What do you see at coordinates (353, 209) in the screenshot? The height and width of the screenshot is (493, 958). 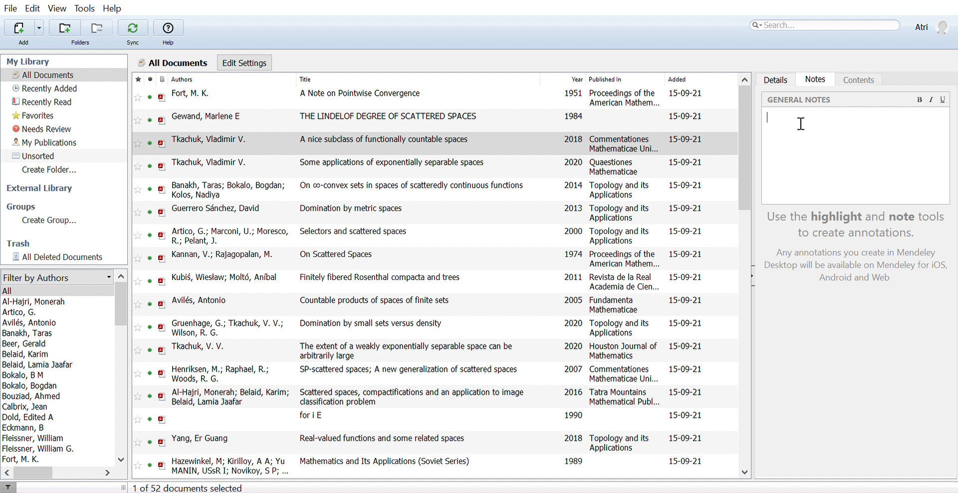 I see `Domination by metric spaces` at bounding box center [353, 209].